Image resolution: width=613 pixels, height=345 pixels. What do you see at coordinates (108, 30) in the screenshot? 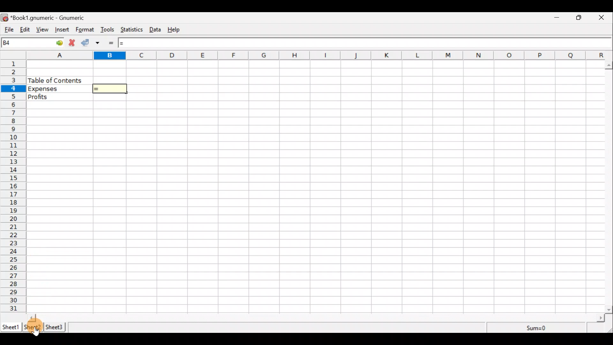
I see `Tools` at bounding box center [108, 30].